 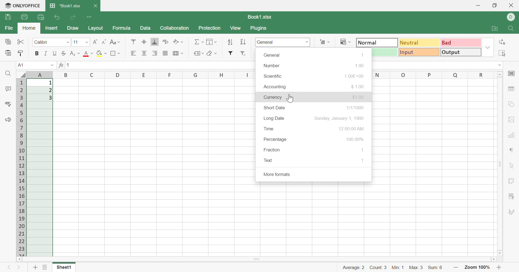 What do you see at coordinates (63, 53) in the screenshot?
I see `Strikethrough` at bounding box center [63, 53].